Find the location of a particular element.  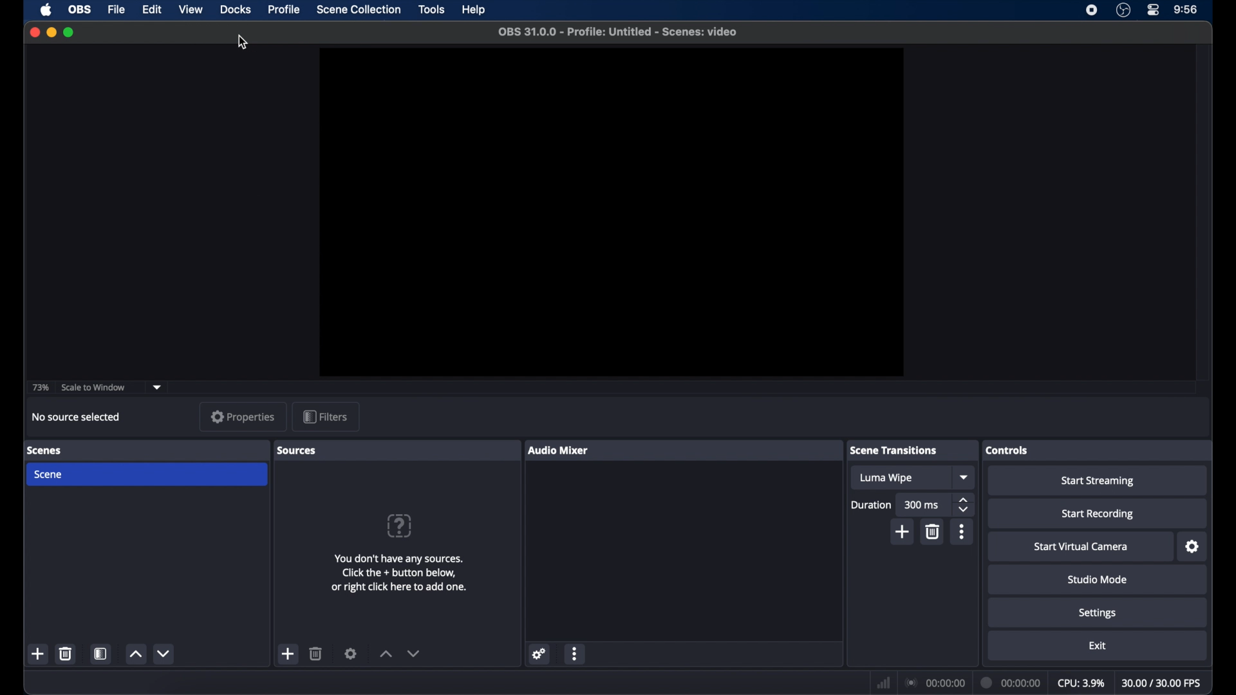

300 ms is located at coordinates (923, 505).